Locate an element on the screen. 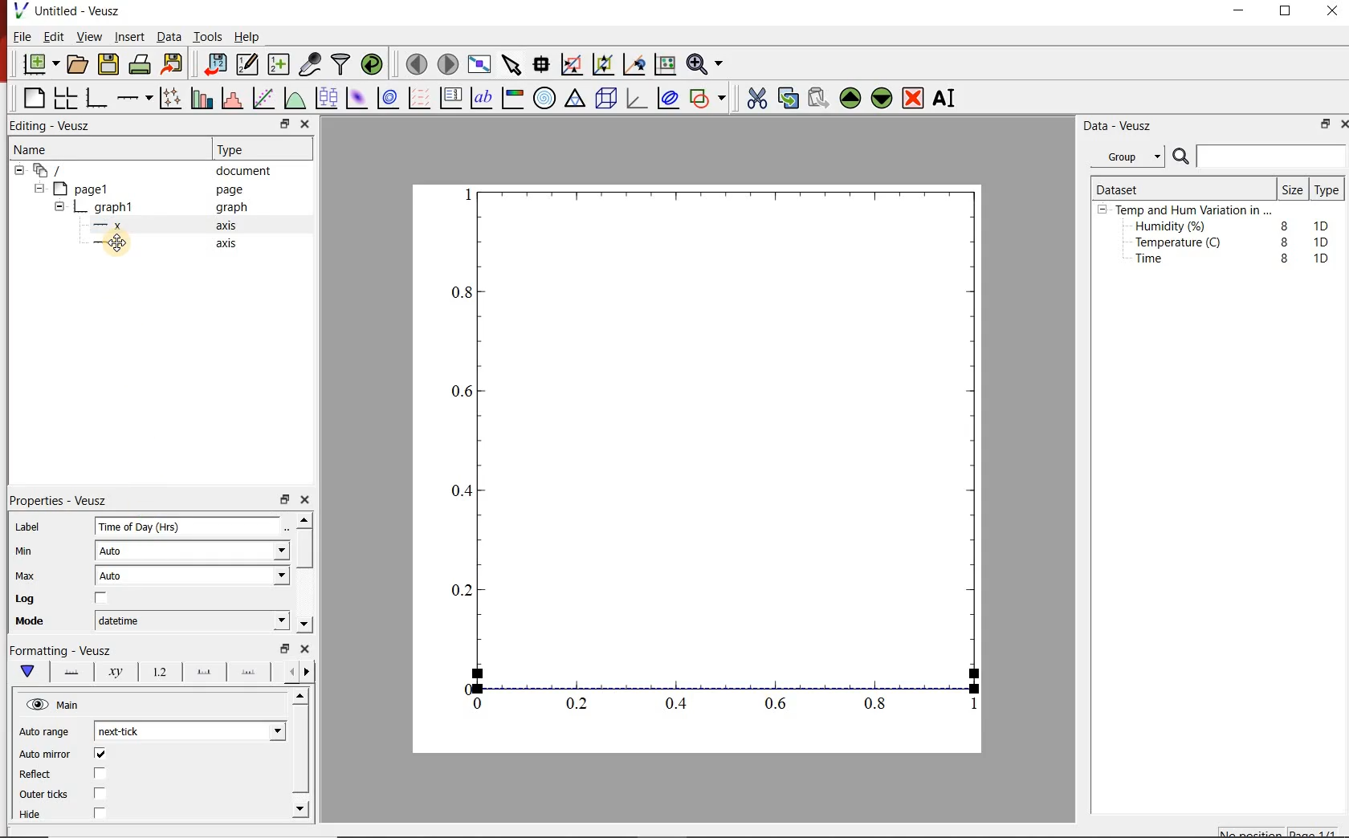 The width and height of the screenshot is (1349, 838). polar graph is located at coordinates (546, 100).